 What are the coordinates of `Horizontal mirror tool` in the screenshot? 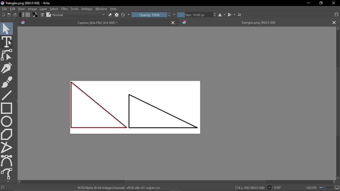 It's located at (222, 15).